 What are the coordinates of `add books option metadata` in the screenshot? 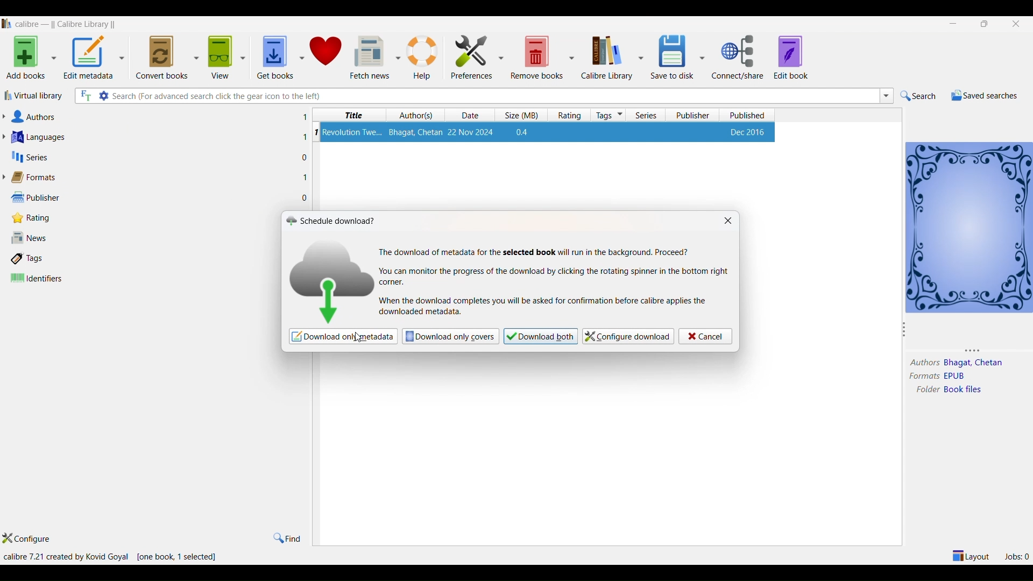 It's located at (55, 58).